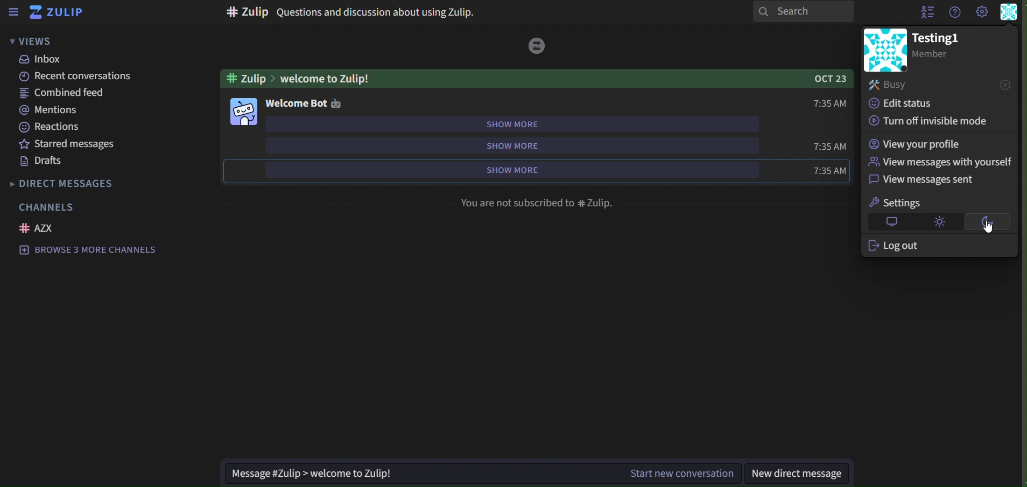 The width and height of the screenshot is (1027, 487). What do you see at coordinates (828, 147) in the screenshot?
I see `time` at bounding box center [828, 147].